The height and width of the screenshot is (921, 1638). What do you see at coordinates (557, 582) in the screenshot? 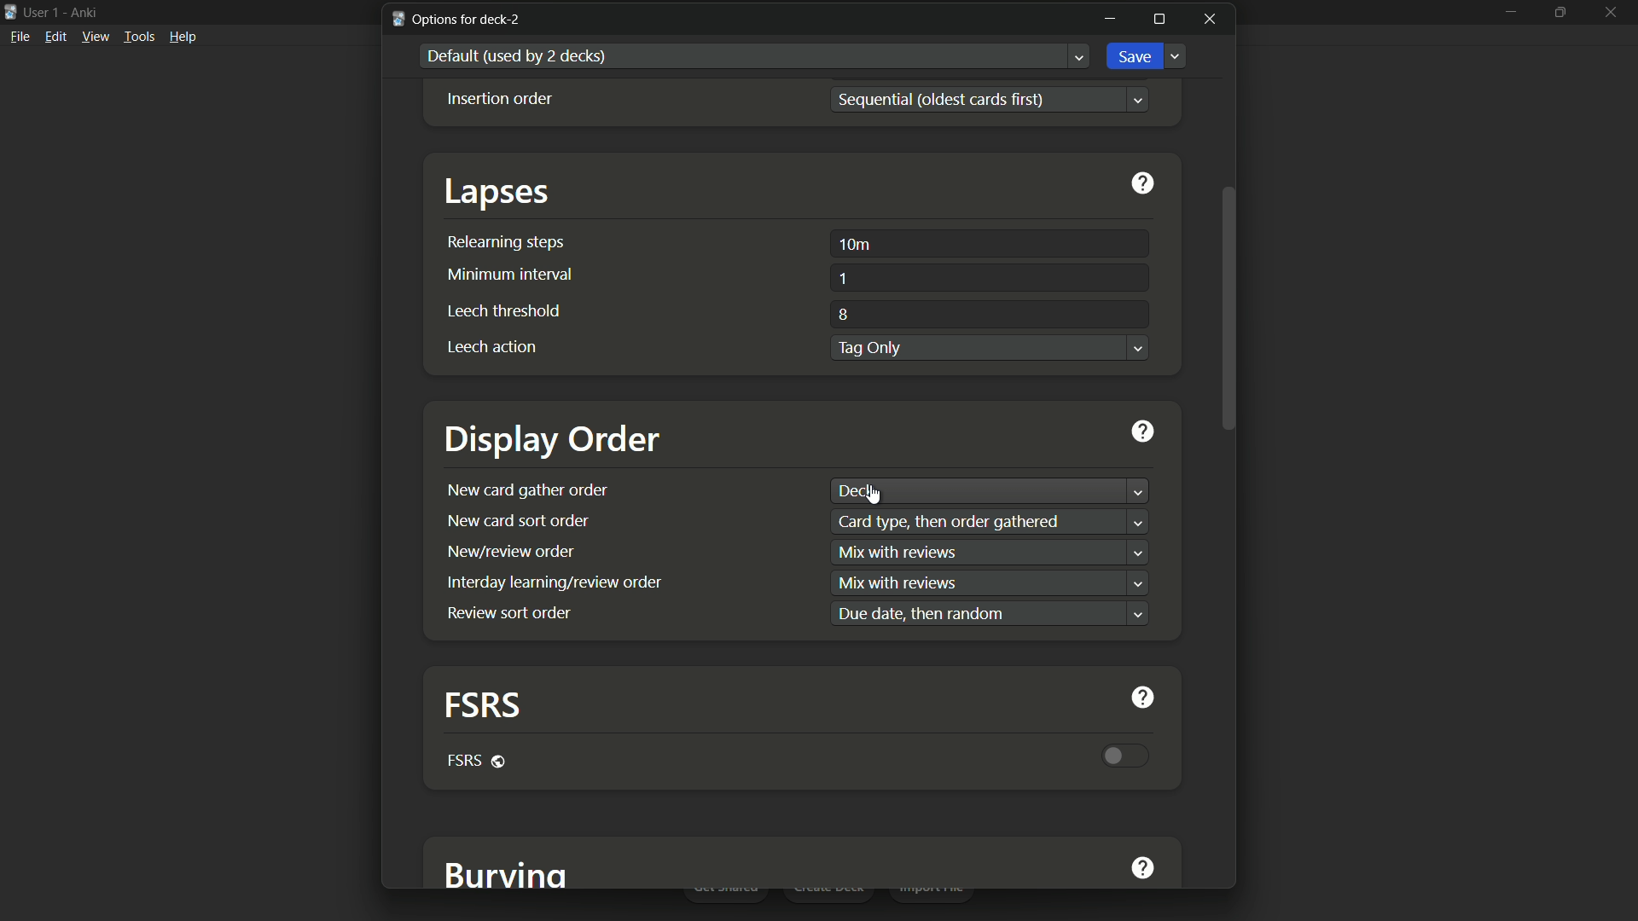
I see `interday learning/review order` at bounding box center [557, 582].